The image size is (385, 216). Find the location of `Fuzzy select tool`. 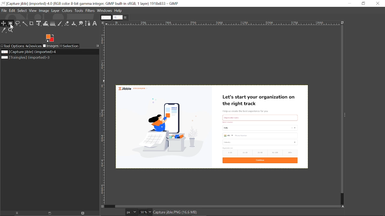

Fuzzy select tool is located at coordinates (25, 24).